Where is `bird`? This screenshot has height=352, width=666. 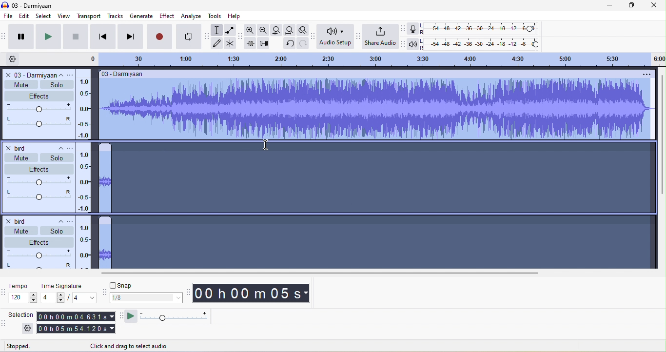
bird is located at coordinates (21, 220).